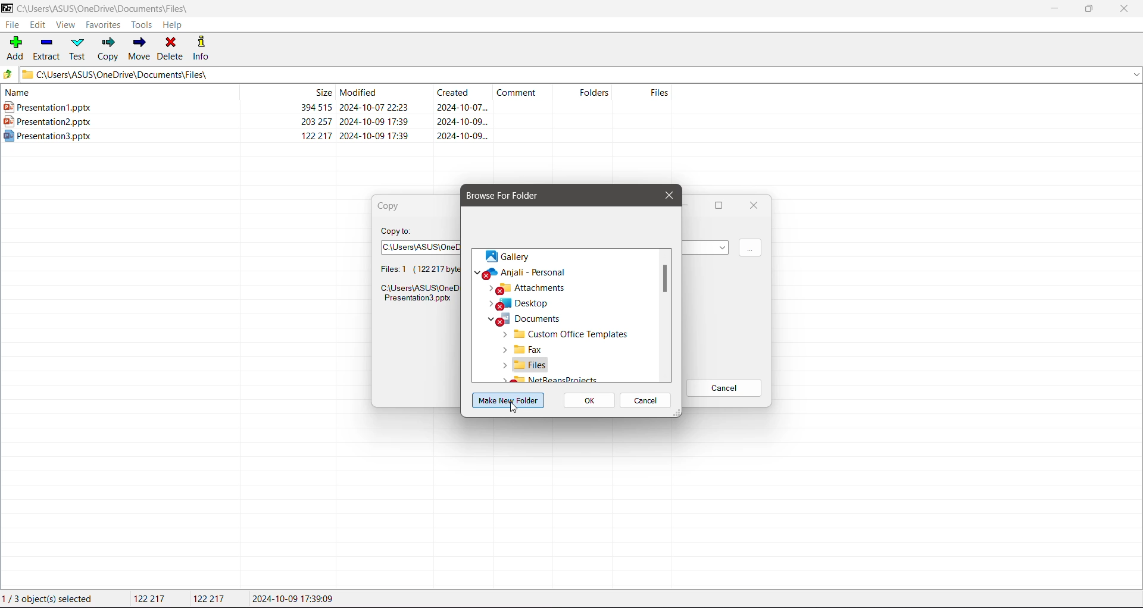 The width and height of the screenshot is (1143, 608). I want to click on Selected file and size, so click(411, 269).